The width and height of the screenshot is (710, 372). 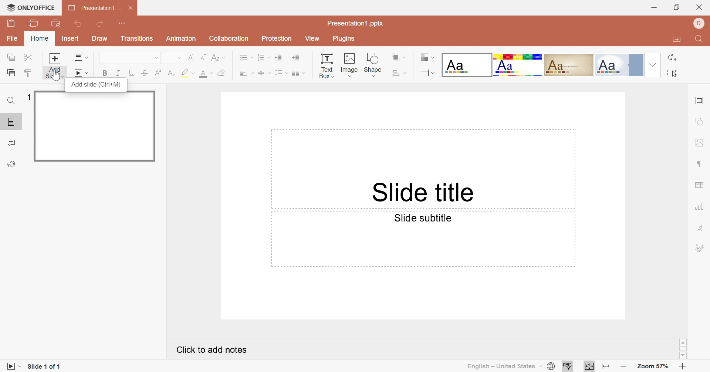 I want to click on Arrange shape, so click(x=396, y=56).